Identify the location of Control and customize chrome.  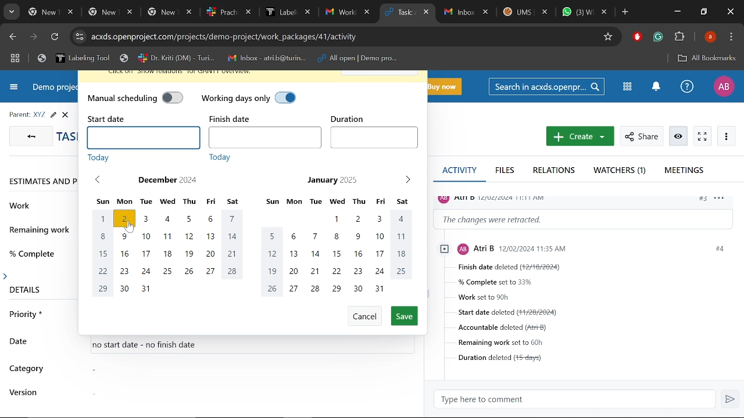
(732, 37).